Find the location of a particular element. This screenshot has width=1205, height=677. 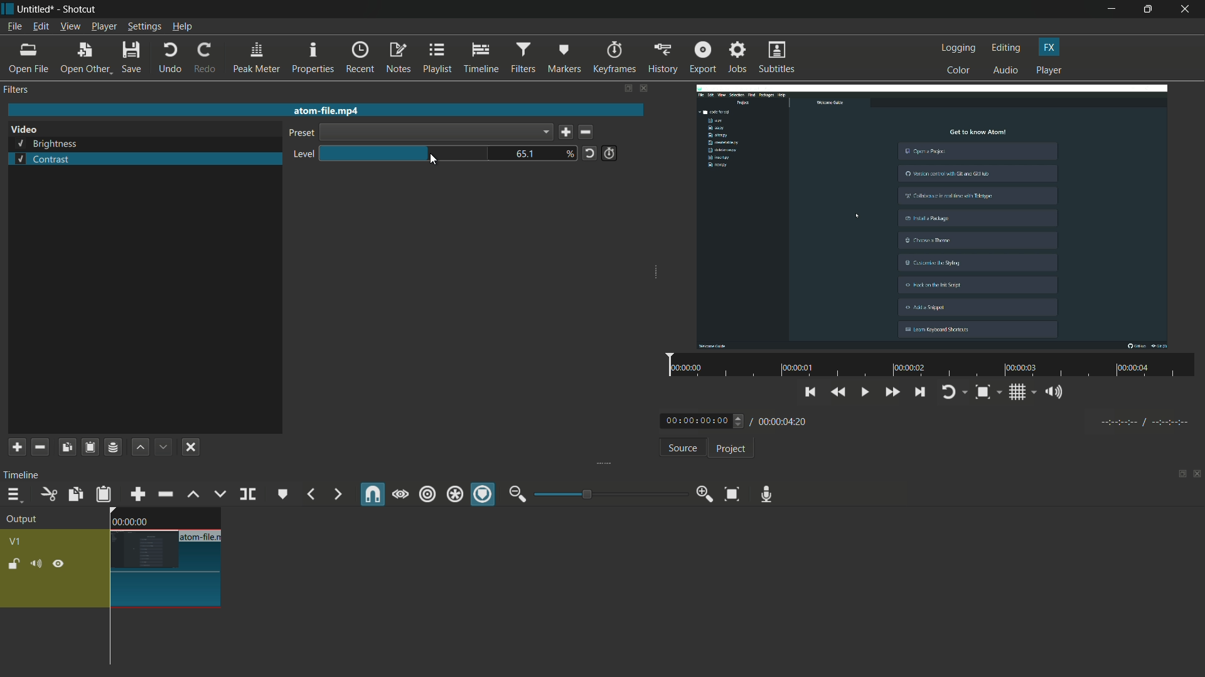

help menu is located at coordinates (183, 28).